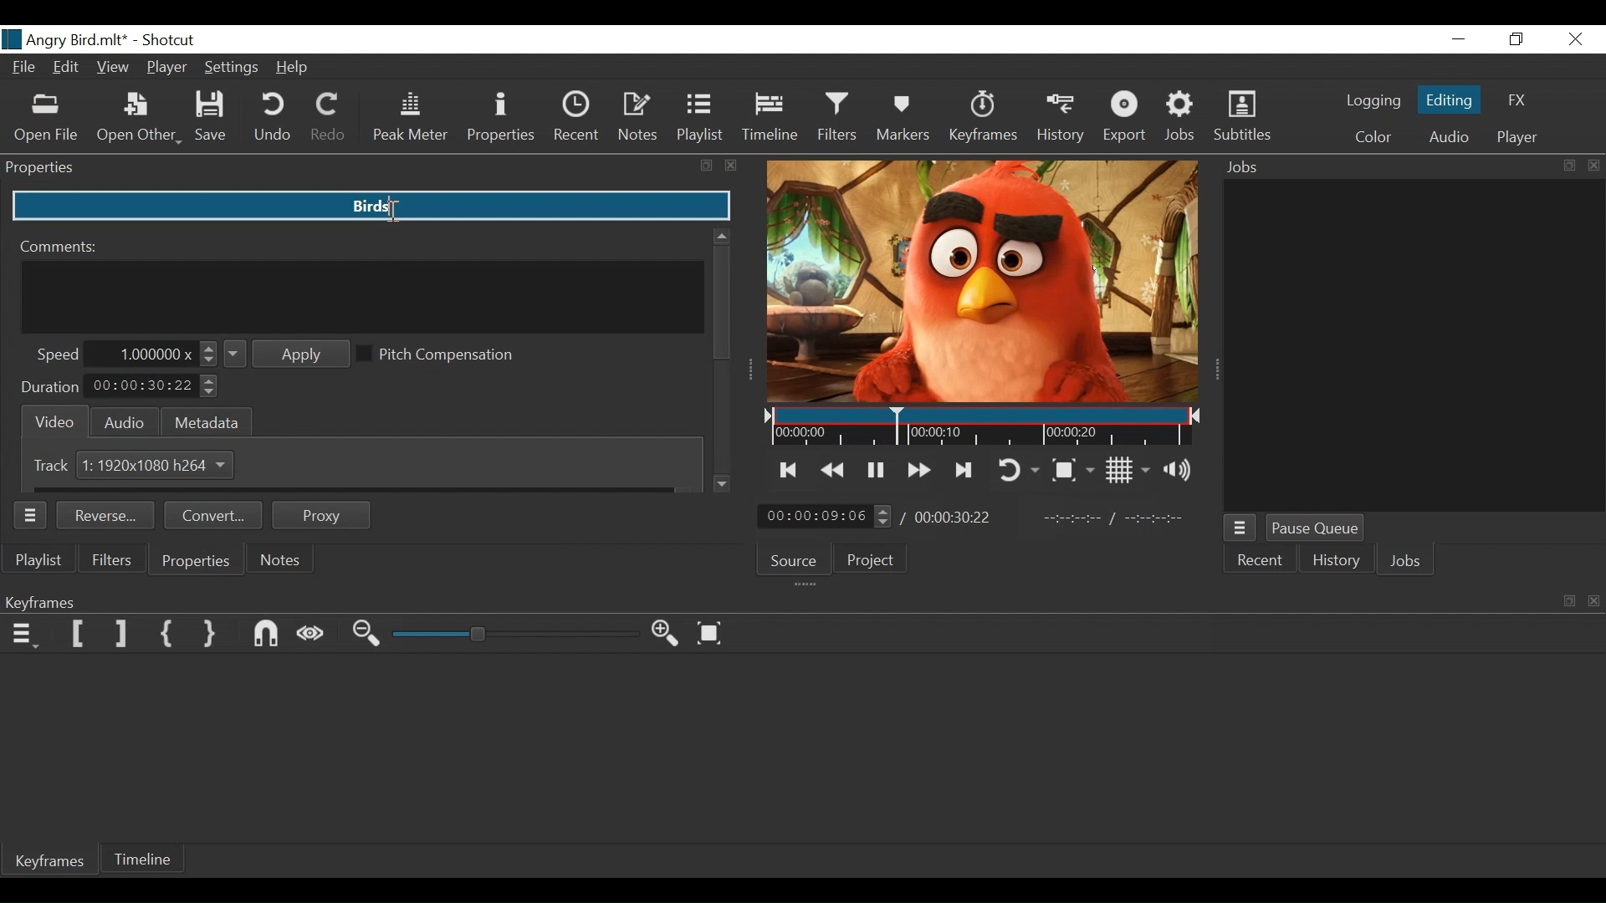 This screenshot has width=1606, height=903. I want to click on Duration, so click(49, 387).